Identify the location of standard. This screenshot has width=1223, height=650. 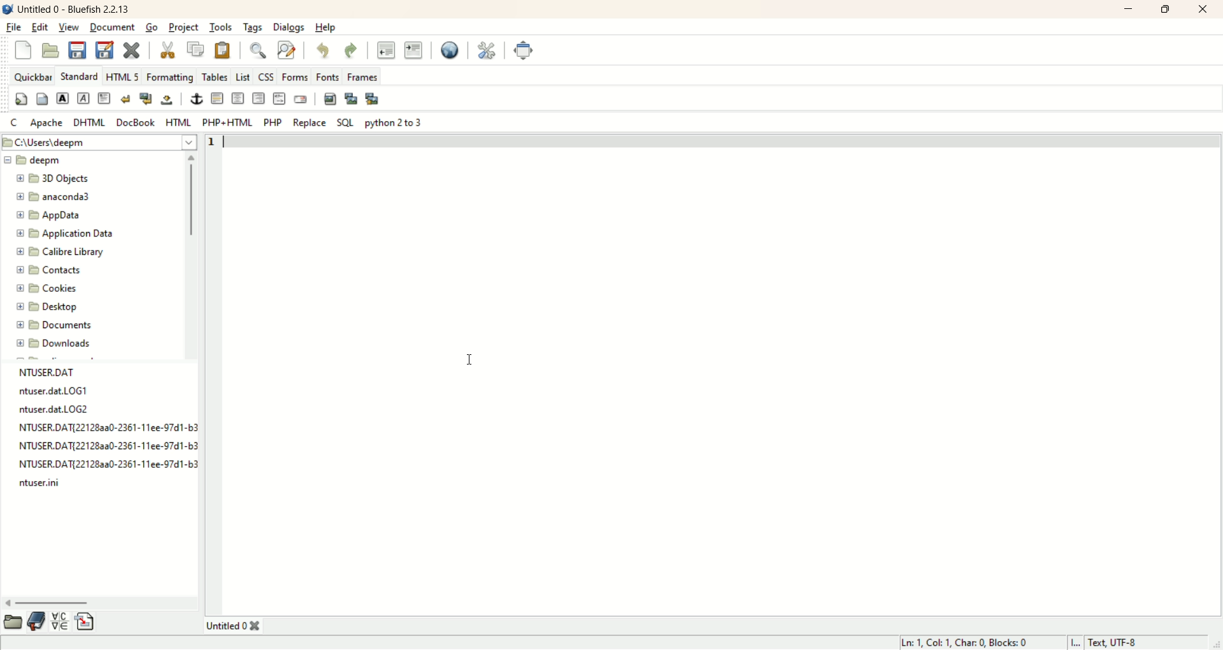
(80, 76).